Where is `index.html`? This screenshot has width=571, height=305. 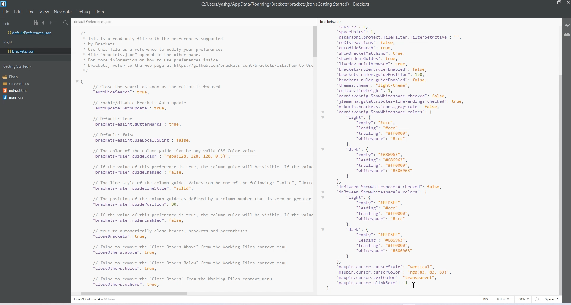 index.html is located at coordinates (17, 90).